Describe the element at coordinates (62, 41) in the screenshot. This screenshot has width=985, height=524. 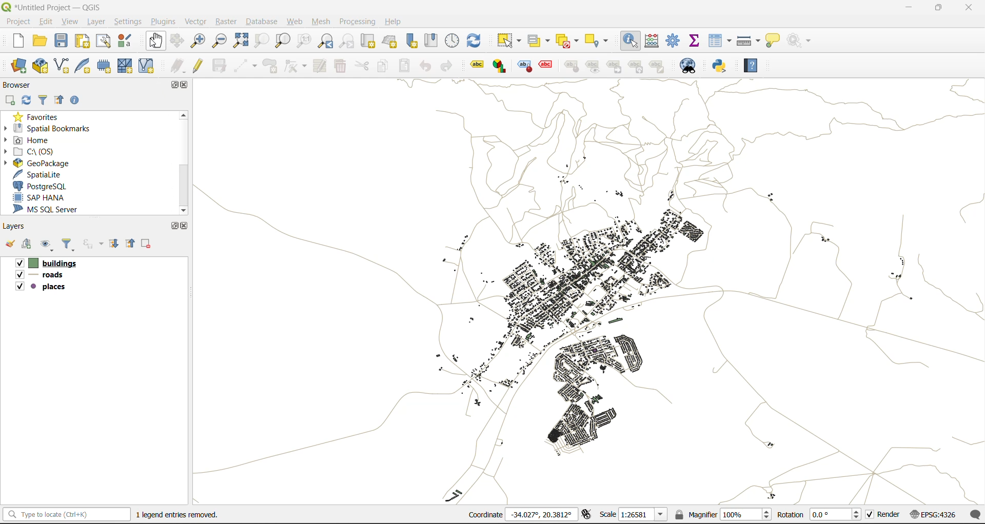
I see `save` at that location.